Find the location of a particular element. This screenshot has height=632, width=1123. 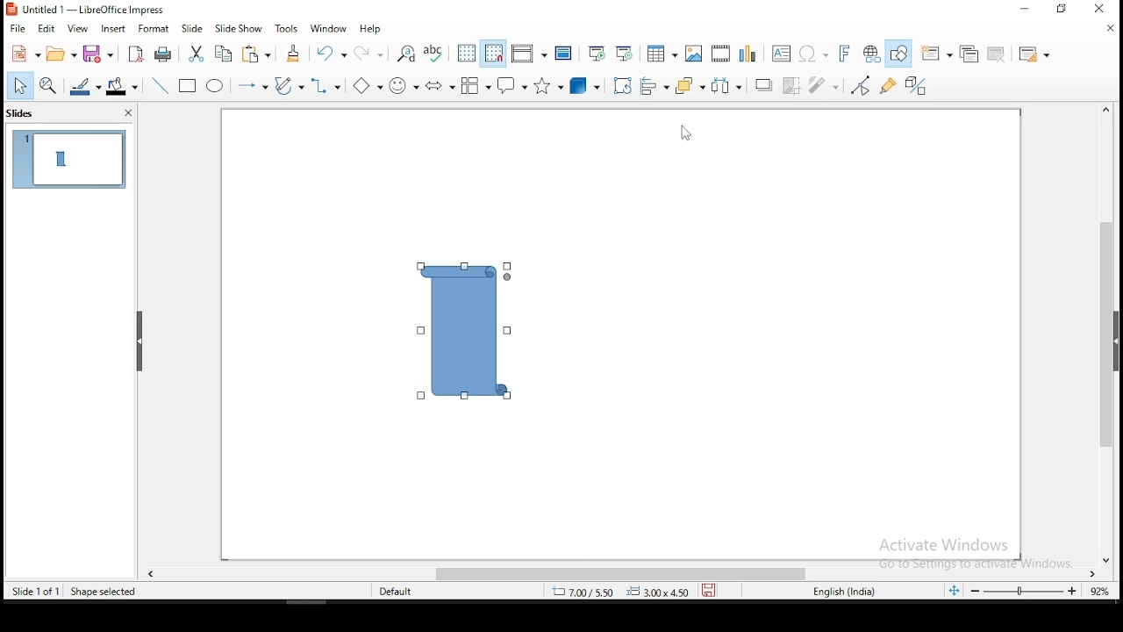

table is located at coordinates (662, 53).